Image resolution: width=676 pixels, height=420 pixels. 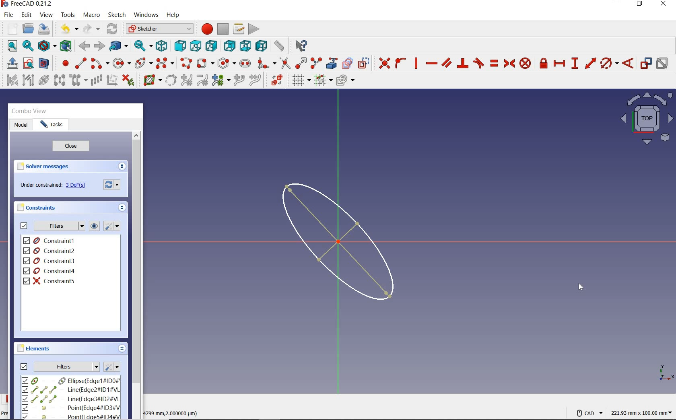 What do you see at coordinates (161, 45) in the screenshot?
I see `isometric` at bounding box center [161, 45].